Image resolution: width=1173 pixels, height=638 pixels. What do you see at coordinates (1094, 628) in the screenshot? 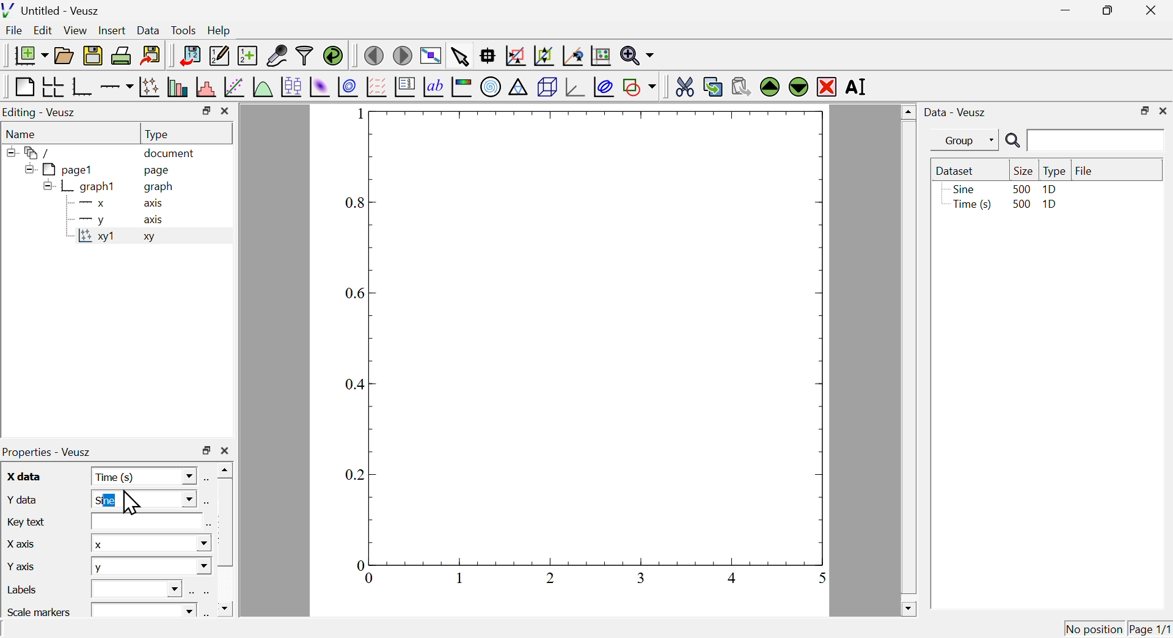
I see `no position` at bounding box center [1094, 628].